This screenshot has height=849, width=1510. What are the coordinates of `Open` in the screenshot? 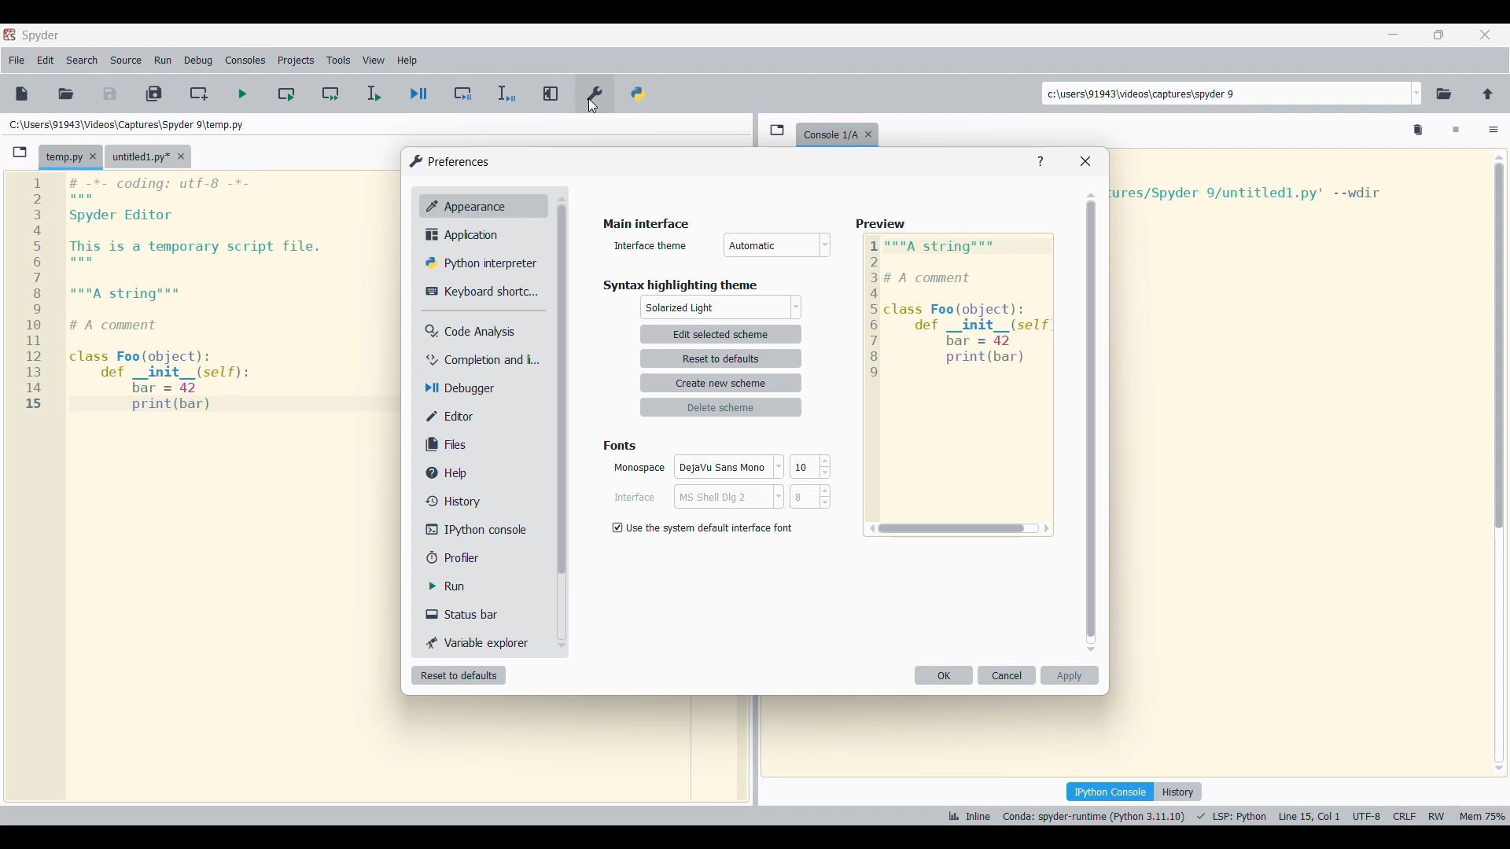 It's located at (66, 94).